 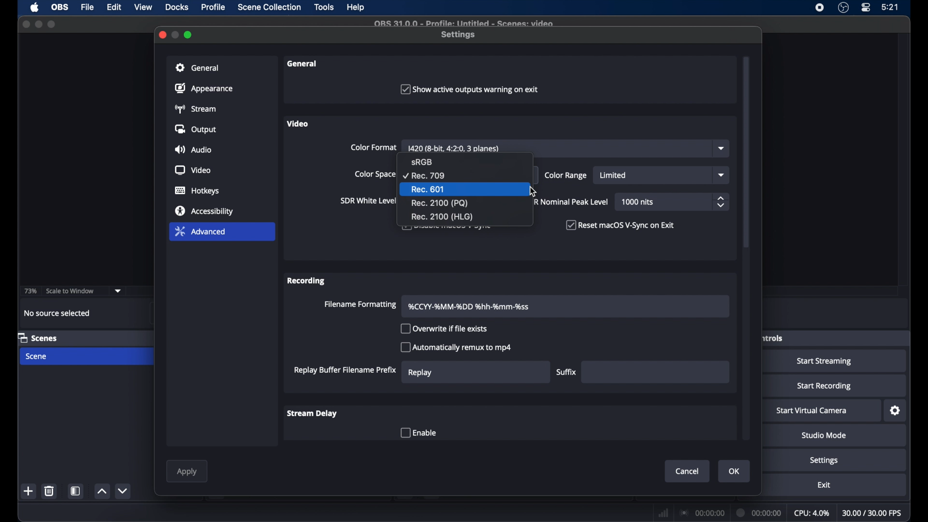 I want to click on sRGB, so click(x=422, y=161).